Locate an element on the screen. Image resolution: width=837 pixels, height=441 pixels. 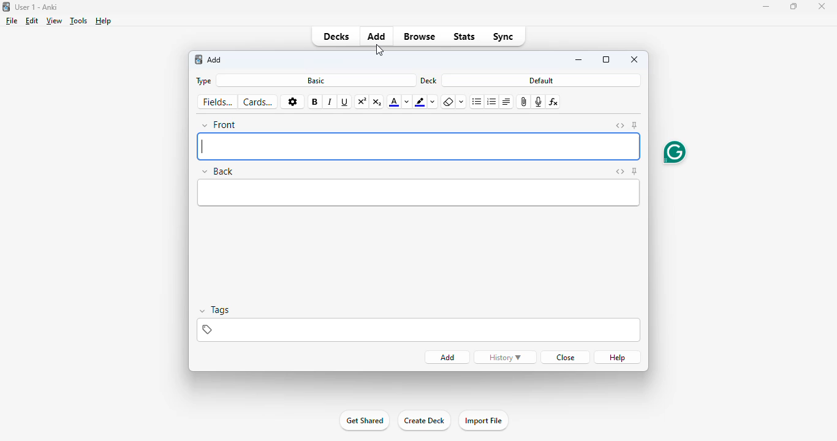
stats is located at coordinates (464, 37).